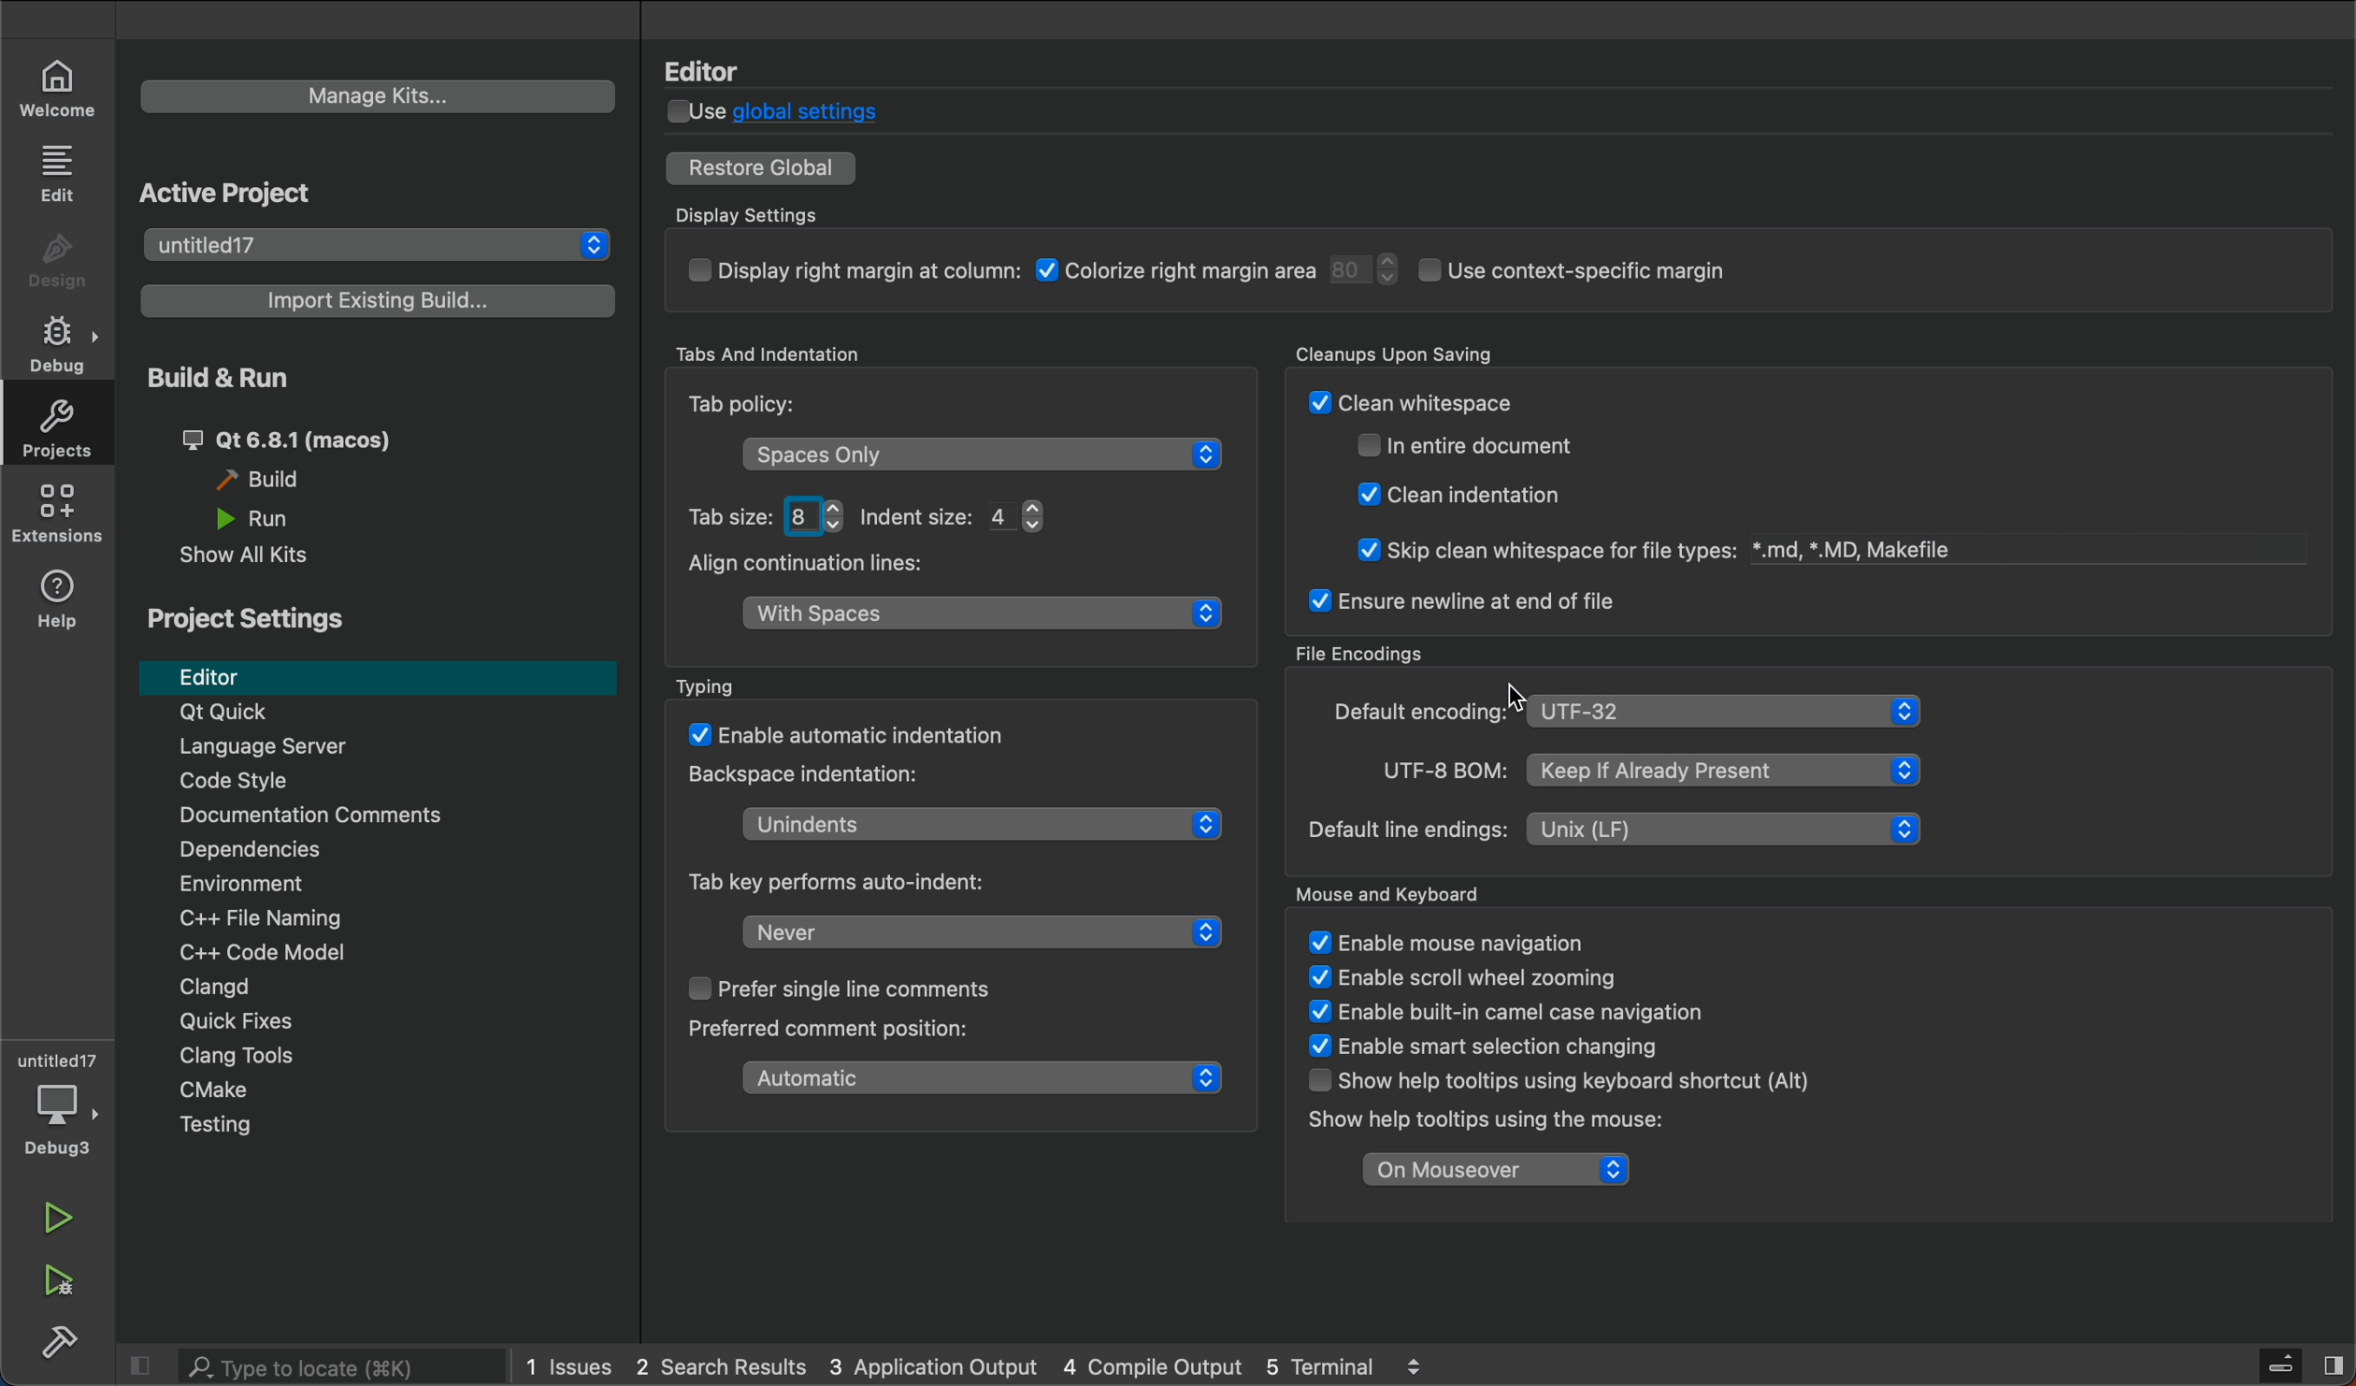  What do you see at coordinates (1458, 979) in the screenshot?
I see `V £naple scroll wneel zooming
¥ Enable built-in camel case navigation` at bounding box center [1458, 979].